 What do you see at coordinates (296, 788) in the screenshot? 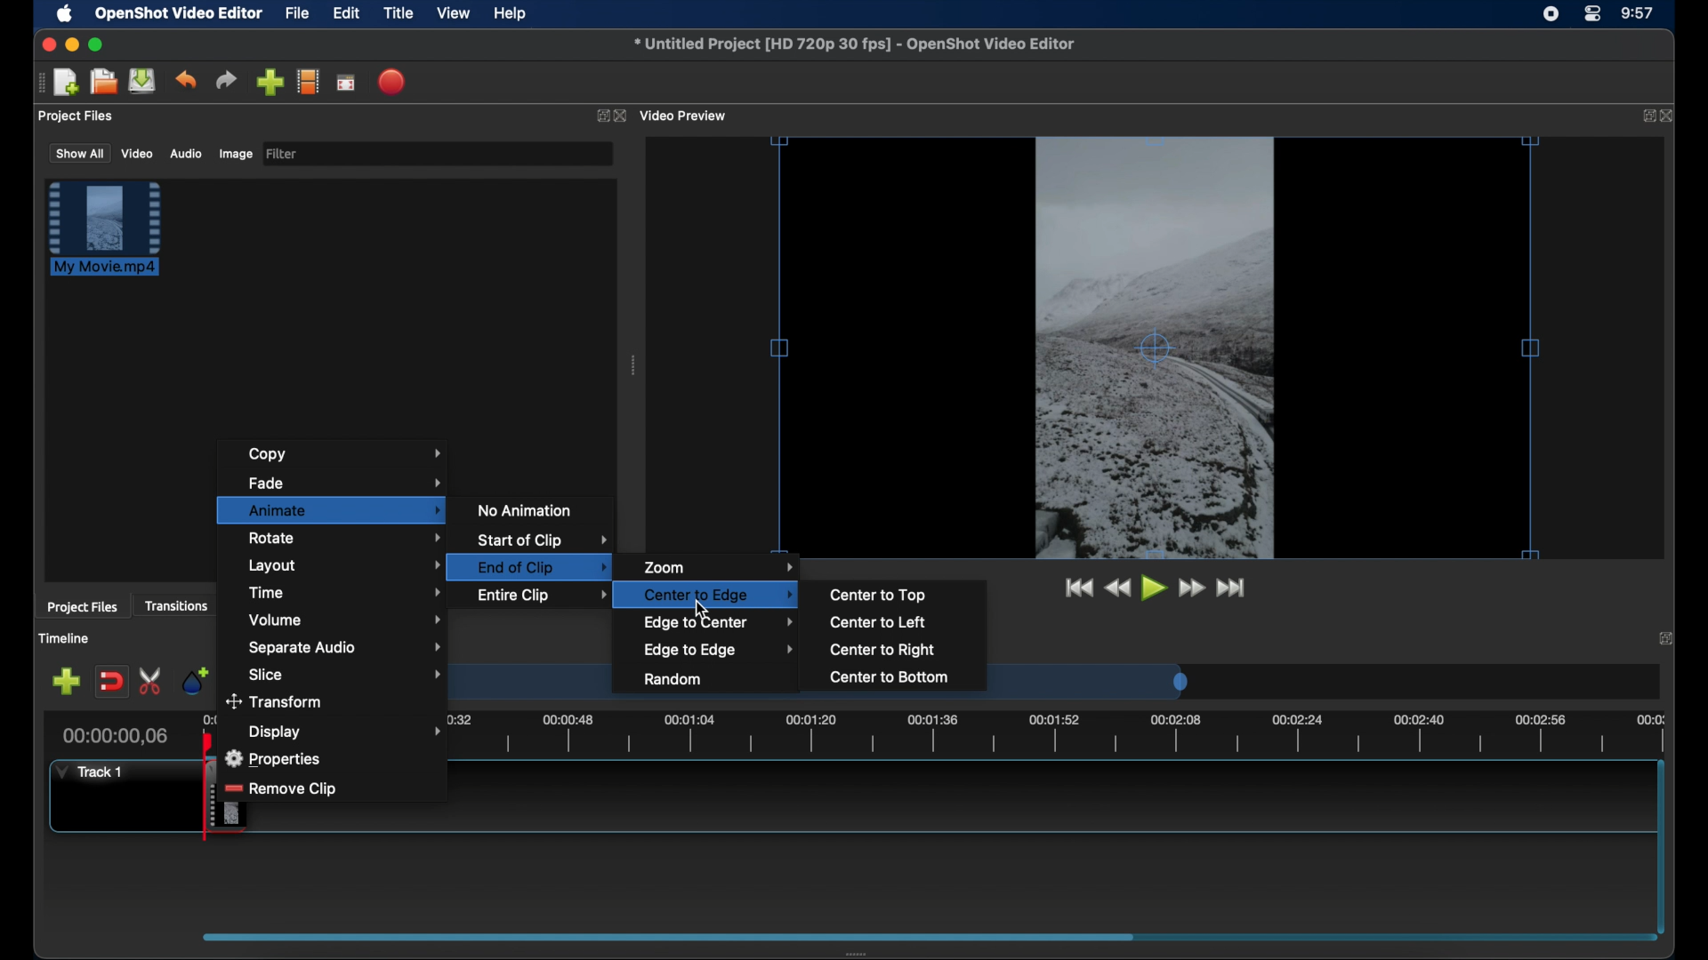
I see `remove clip` at bounding box center [296, 788].